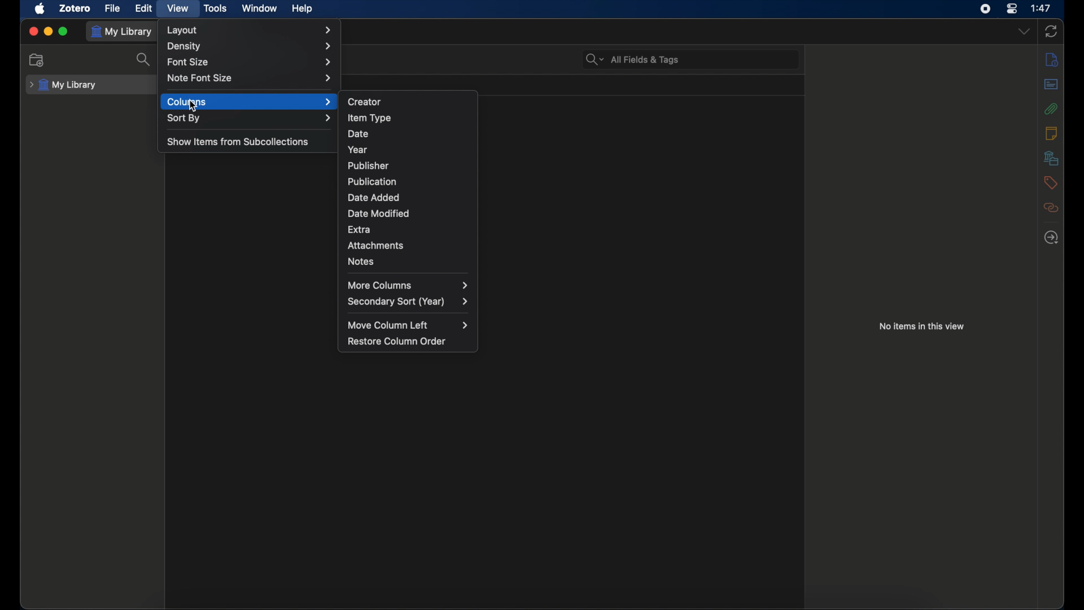 Image resolution: width=1084 pixels, height=610 pixels. What do you see at coordinates (1051, 31) in the screenshot?
I see `sync` at bounding box center [1051, 31].